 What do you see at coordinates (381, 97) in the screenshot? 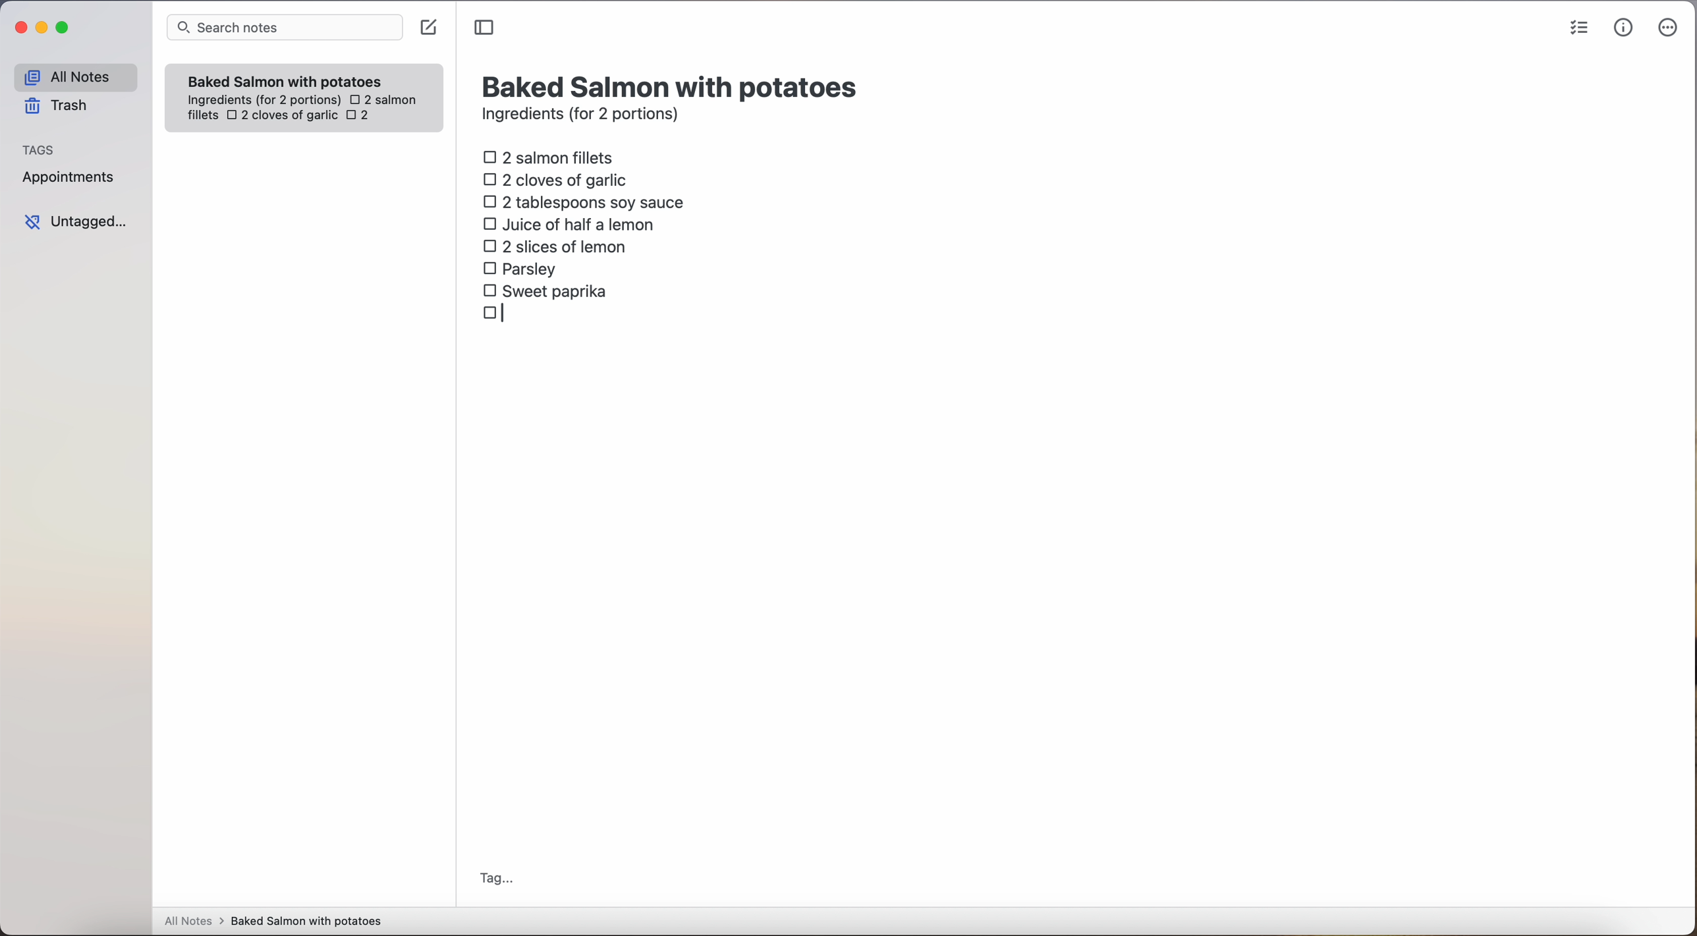
I see `2 salmon` at bounding box center [381, 97].